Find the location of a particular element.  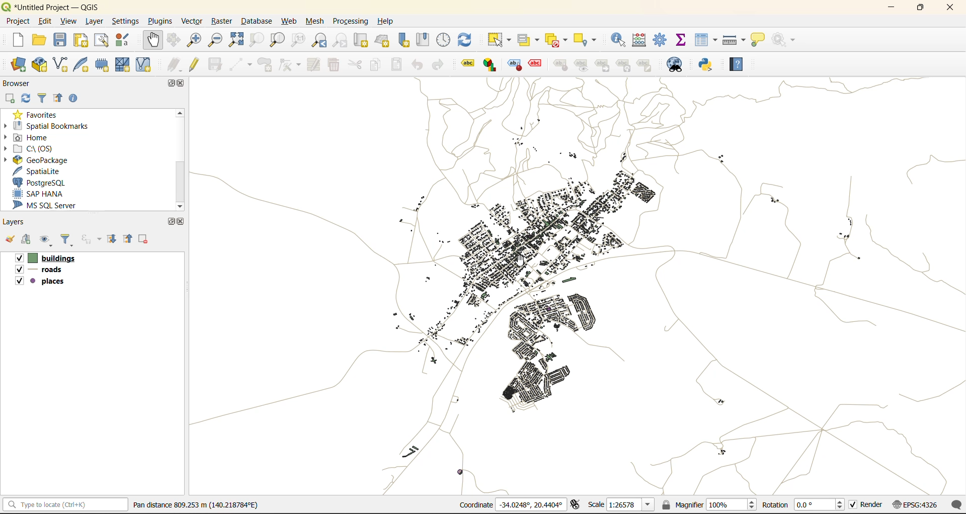

close is located at coordinates (182, 84).